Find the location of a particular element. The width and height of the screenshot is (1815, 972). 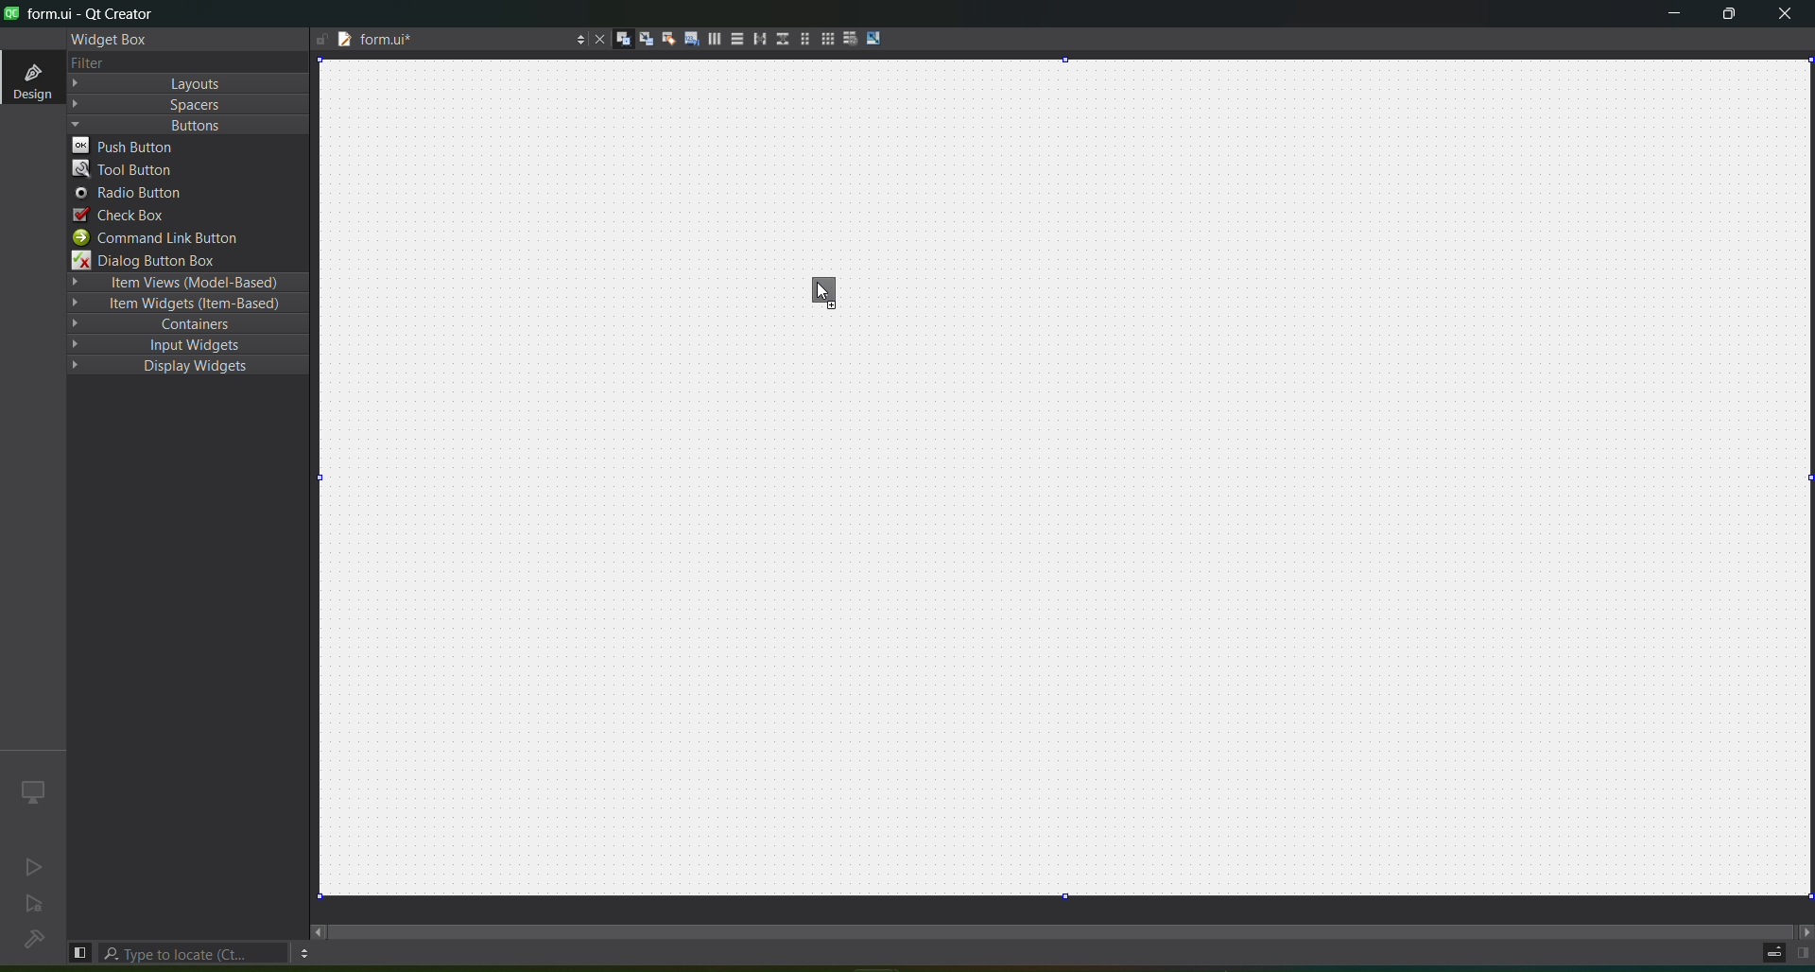

dialog button box is located at coordinates (181, 259).